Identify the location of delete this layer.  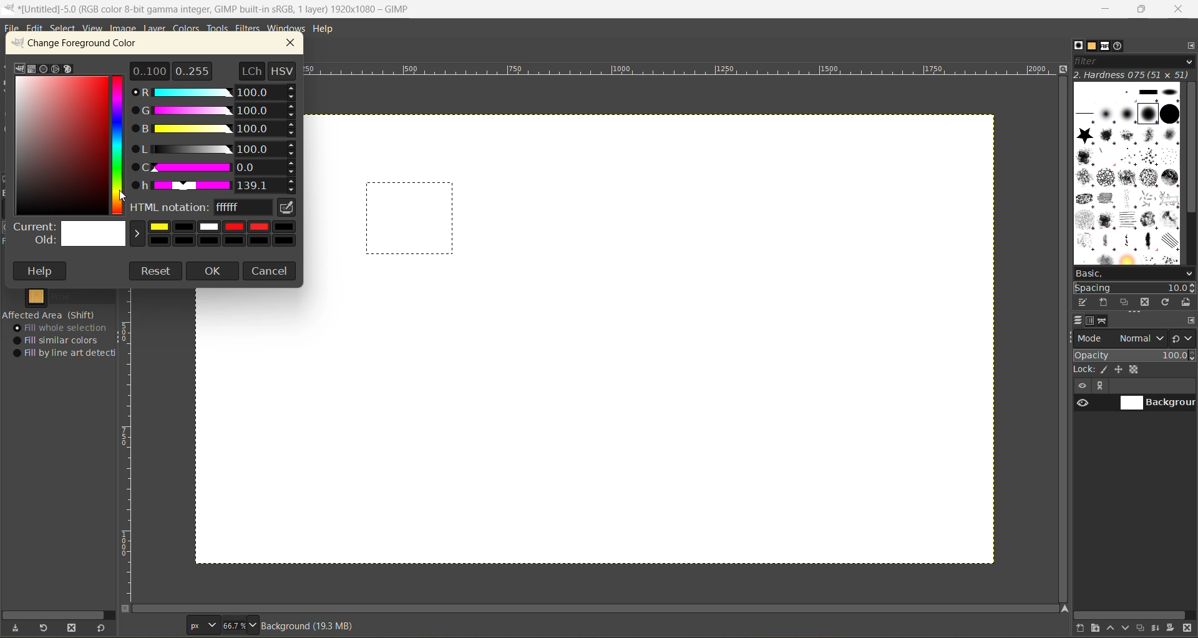
(1188, 629).